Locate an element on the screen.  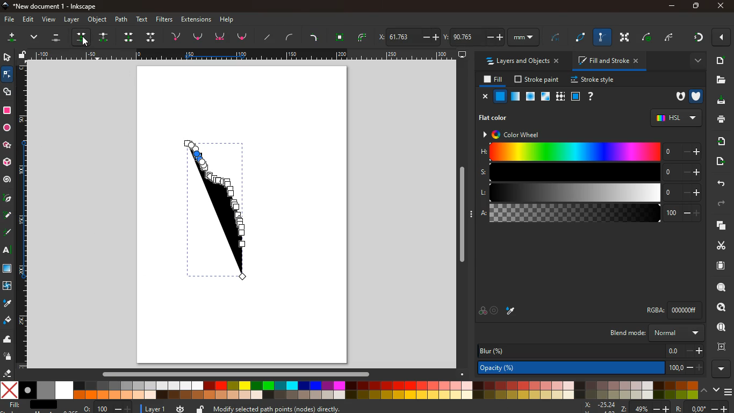
hole is located at coordinates (678, 97).